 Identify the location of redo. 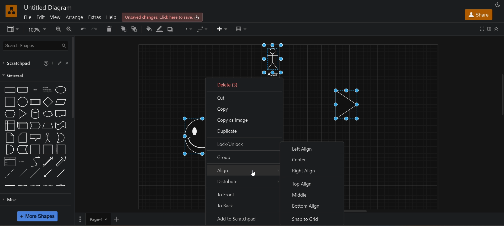
(96, 28).